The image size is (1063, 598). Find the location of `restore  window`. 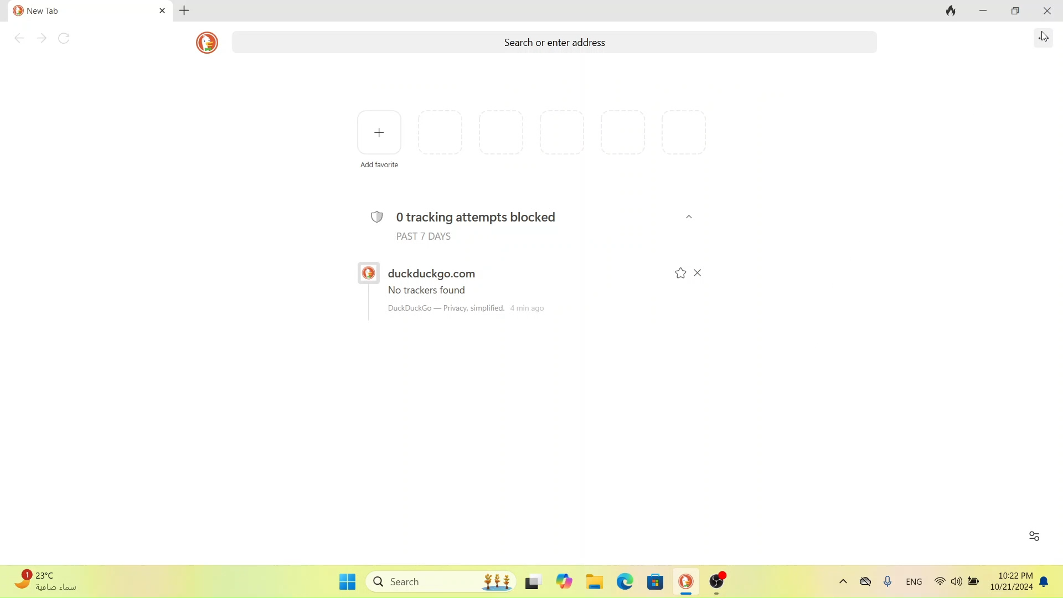

restore  window is located at coordinates (1012, 12).